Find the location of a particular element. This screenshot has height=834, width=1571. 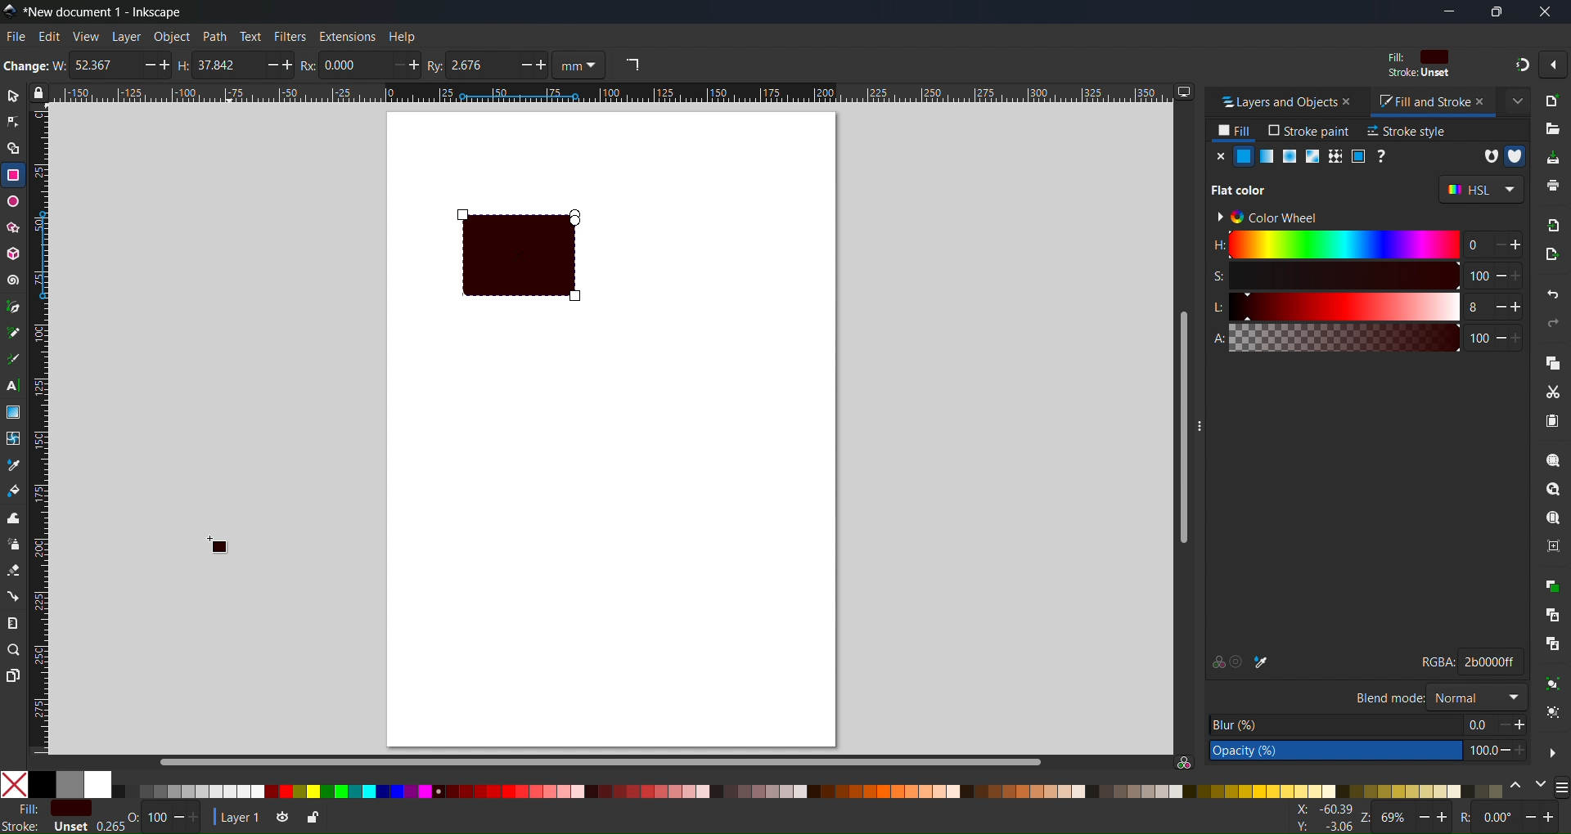

Spiral Tool is located at coordinates (14, 280).